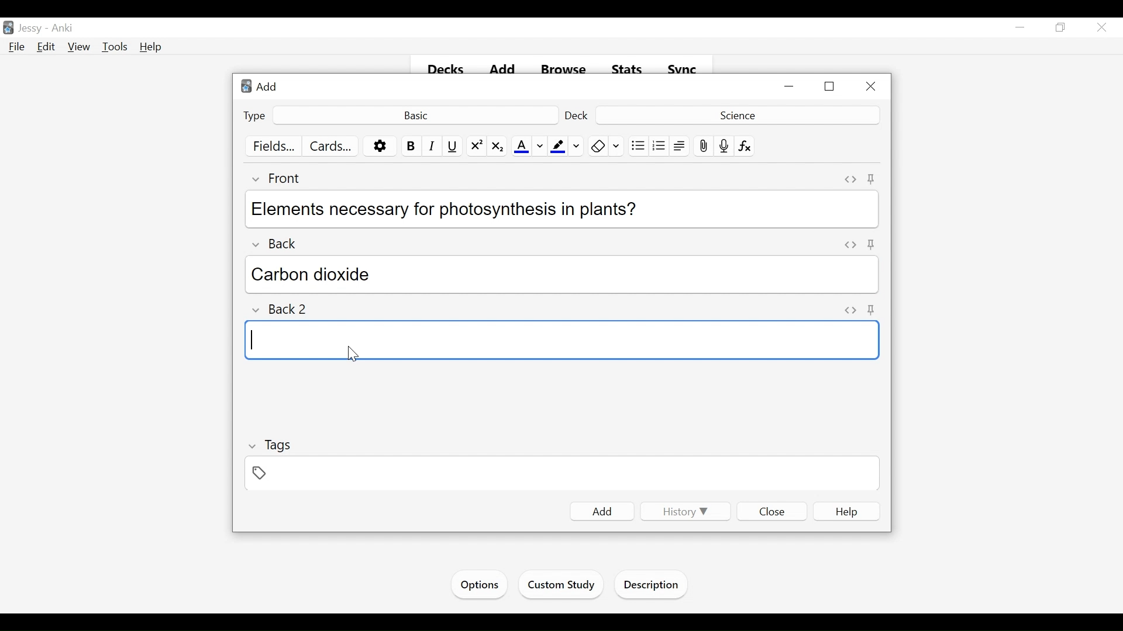 This screenshot has height=631, width=1123. Describe the element at coordinates (263, 86) in the screenshot. I see `Add` at that location.